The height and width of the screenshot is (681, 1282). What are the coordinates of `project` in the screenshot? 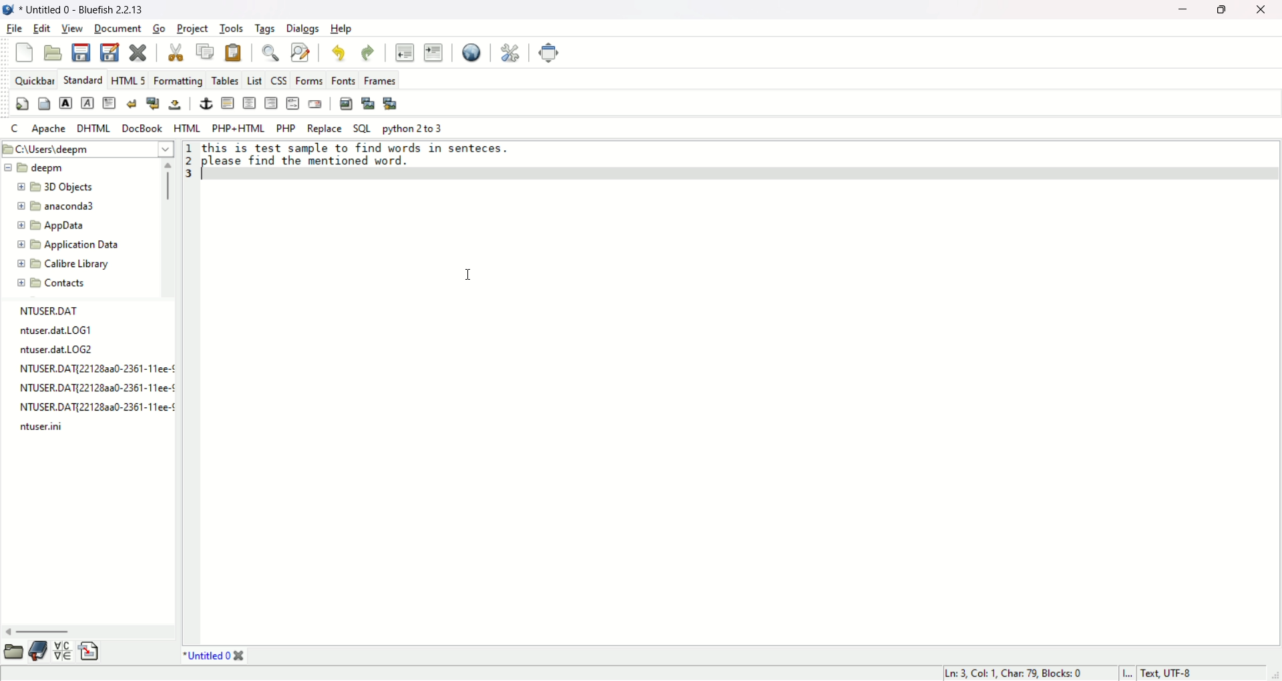 It's located at (192, 29).